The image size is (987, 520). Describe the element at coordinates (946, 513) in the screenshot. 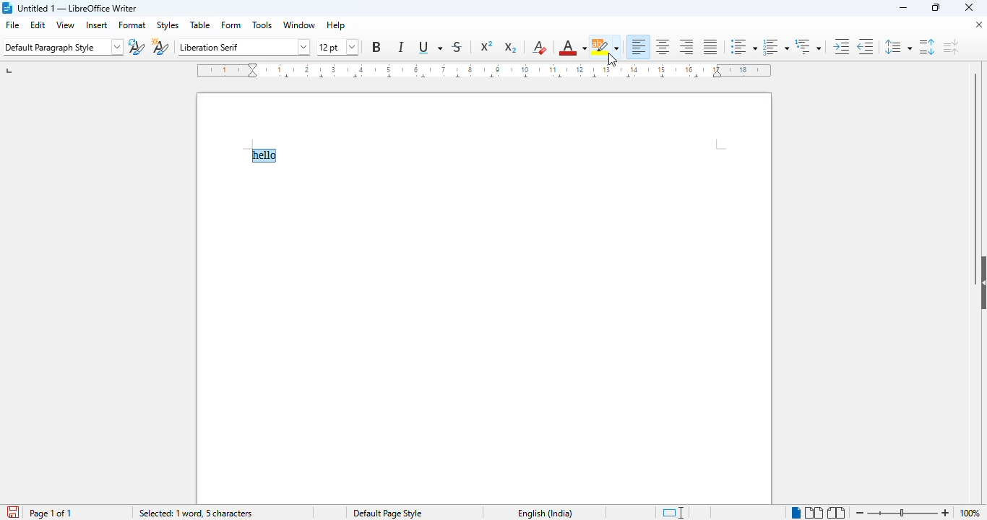

I see `zoom in` at that location.